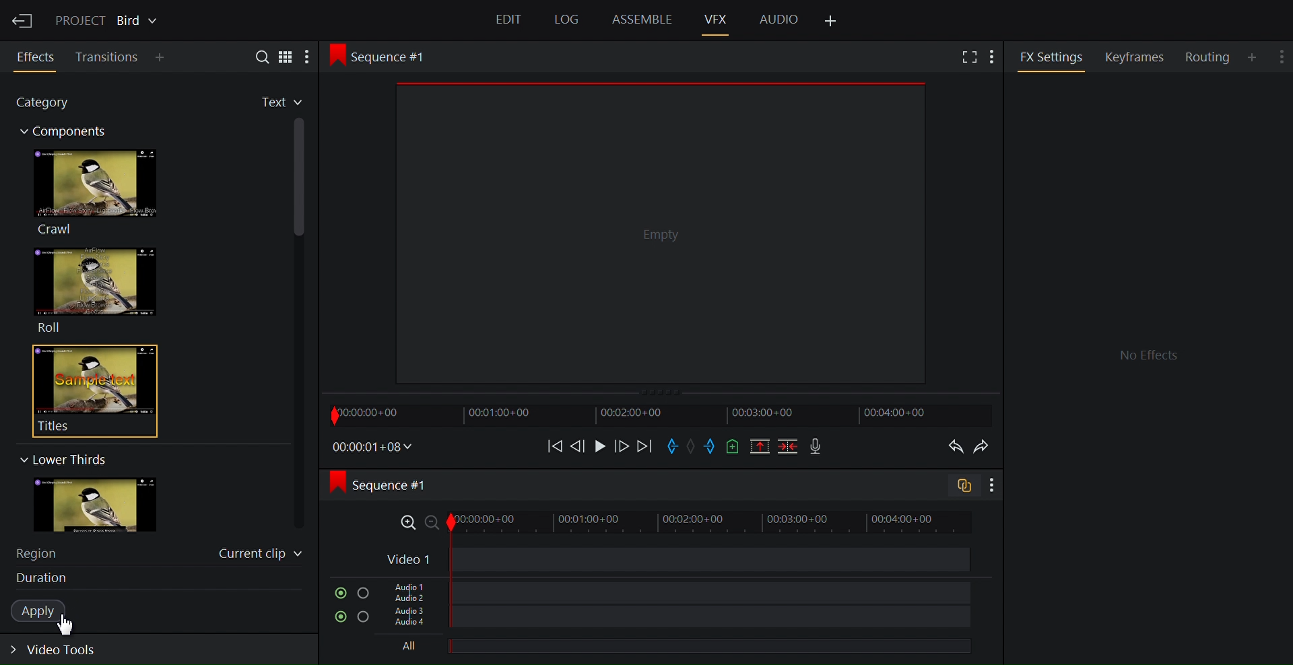 The image size is (1293, 665). What do you see at coordinates (958, 487) in the screenshot?
I see `Toggle audio trcak sync` at bounding box center [958, 487].